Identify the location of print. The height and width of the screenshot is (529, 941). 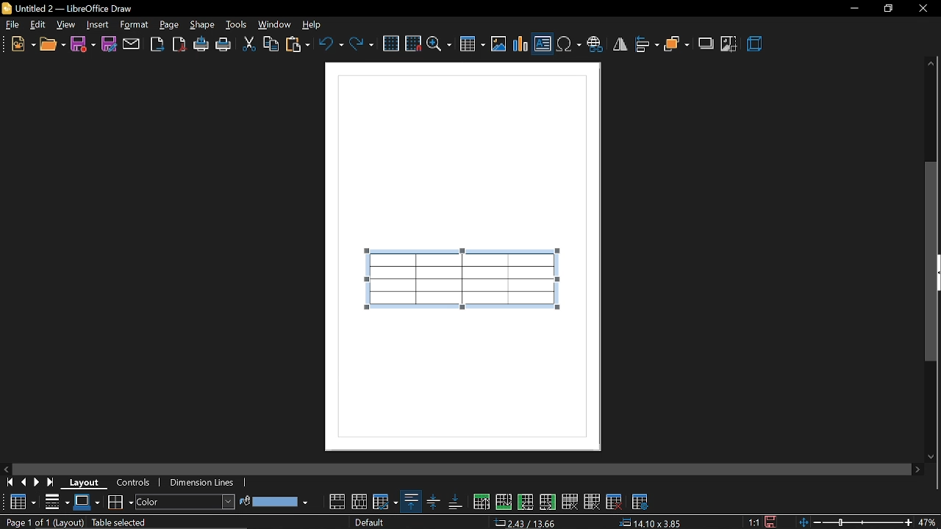
(224, 46).